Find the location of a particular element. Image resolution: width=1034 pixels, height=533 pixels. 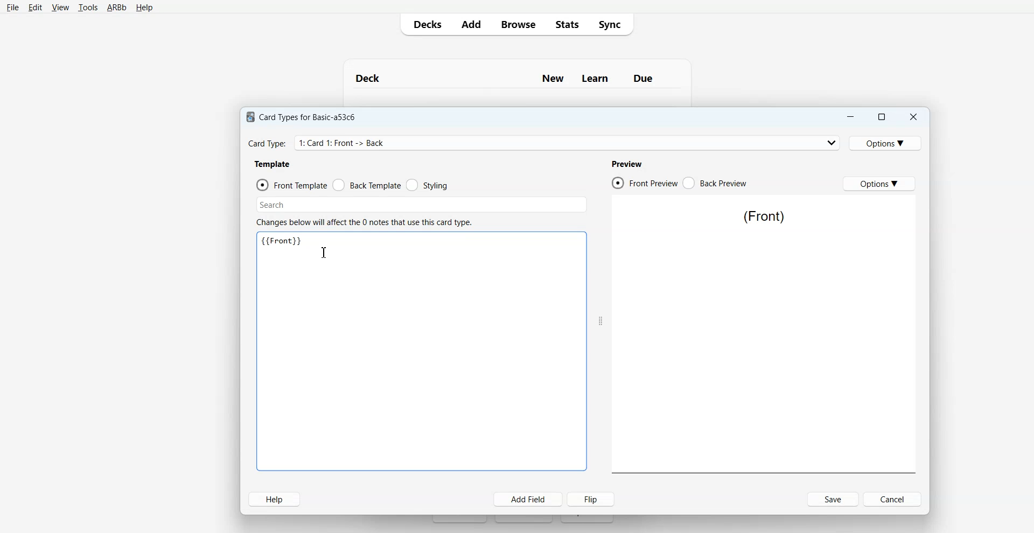

File is located at coordinates (12, 7).